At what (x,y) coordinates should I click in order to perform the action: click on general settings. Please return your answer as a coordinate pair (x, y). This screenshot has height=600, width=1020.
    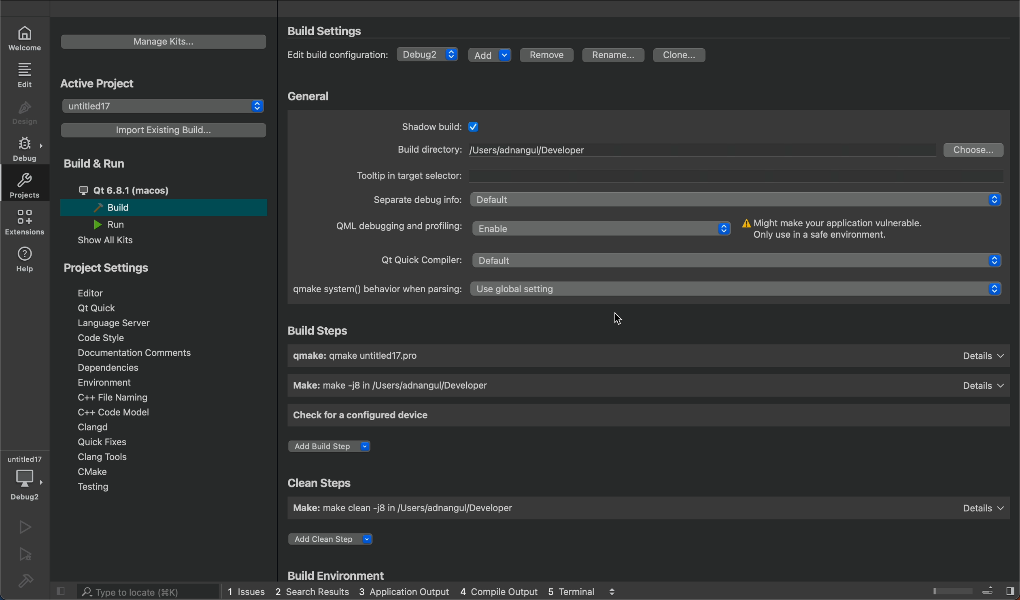
    Looking at the image, I should click on (392, 124).